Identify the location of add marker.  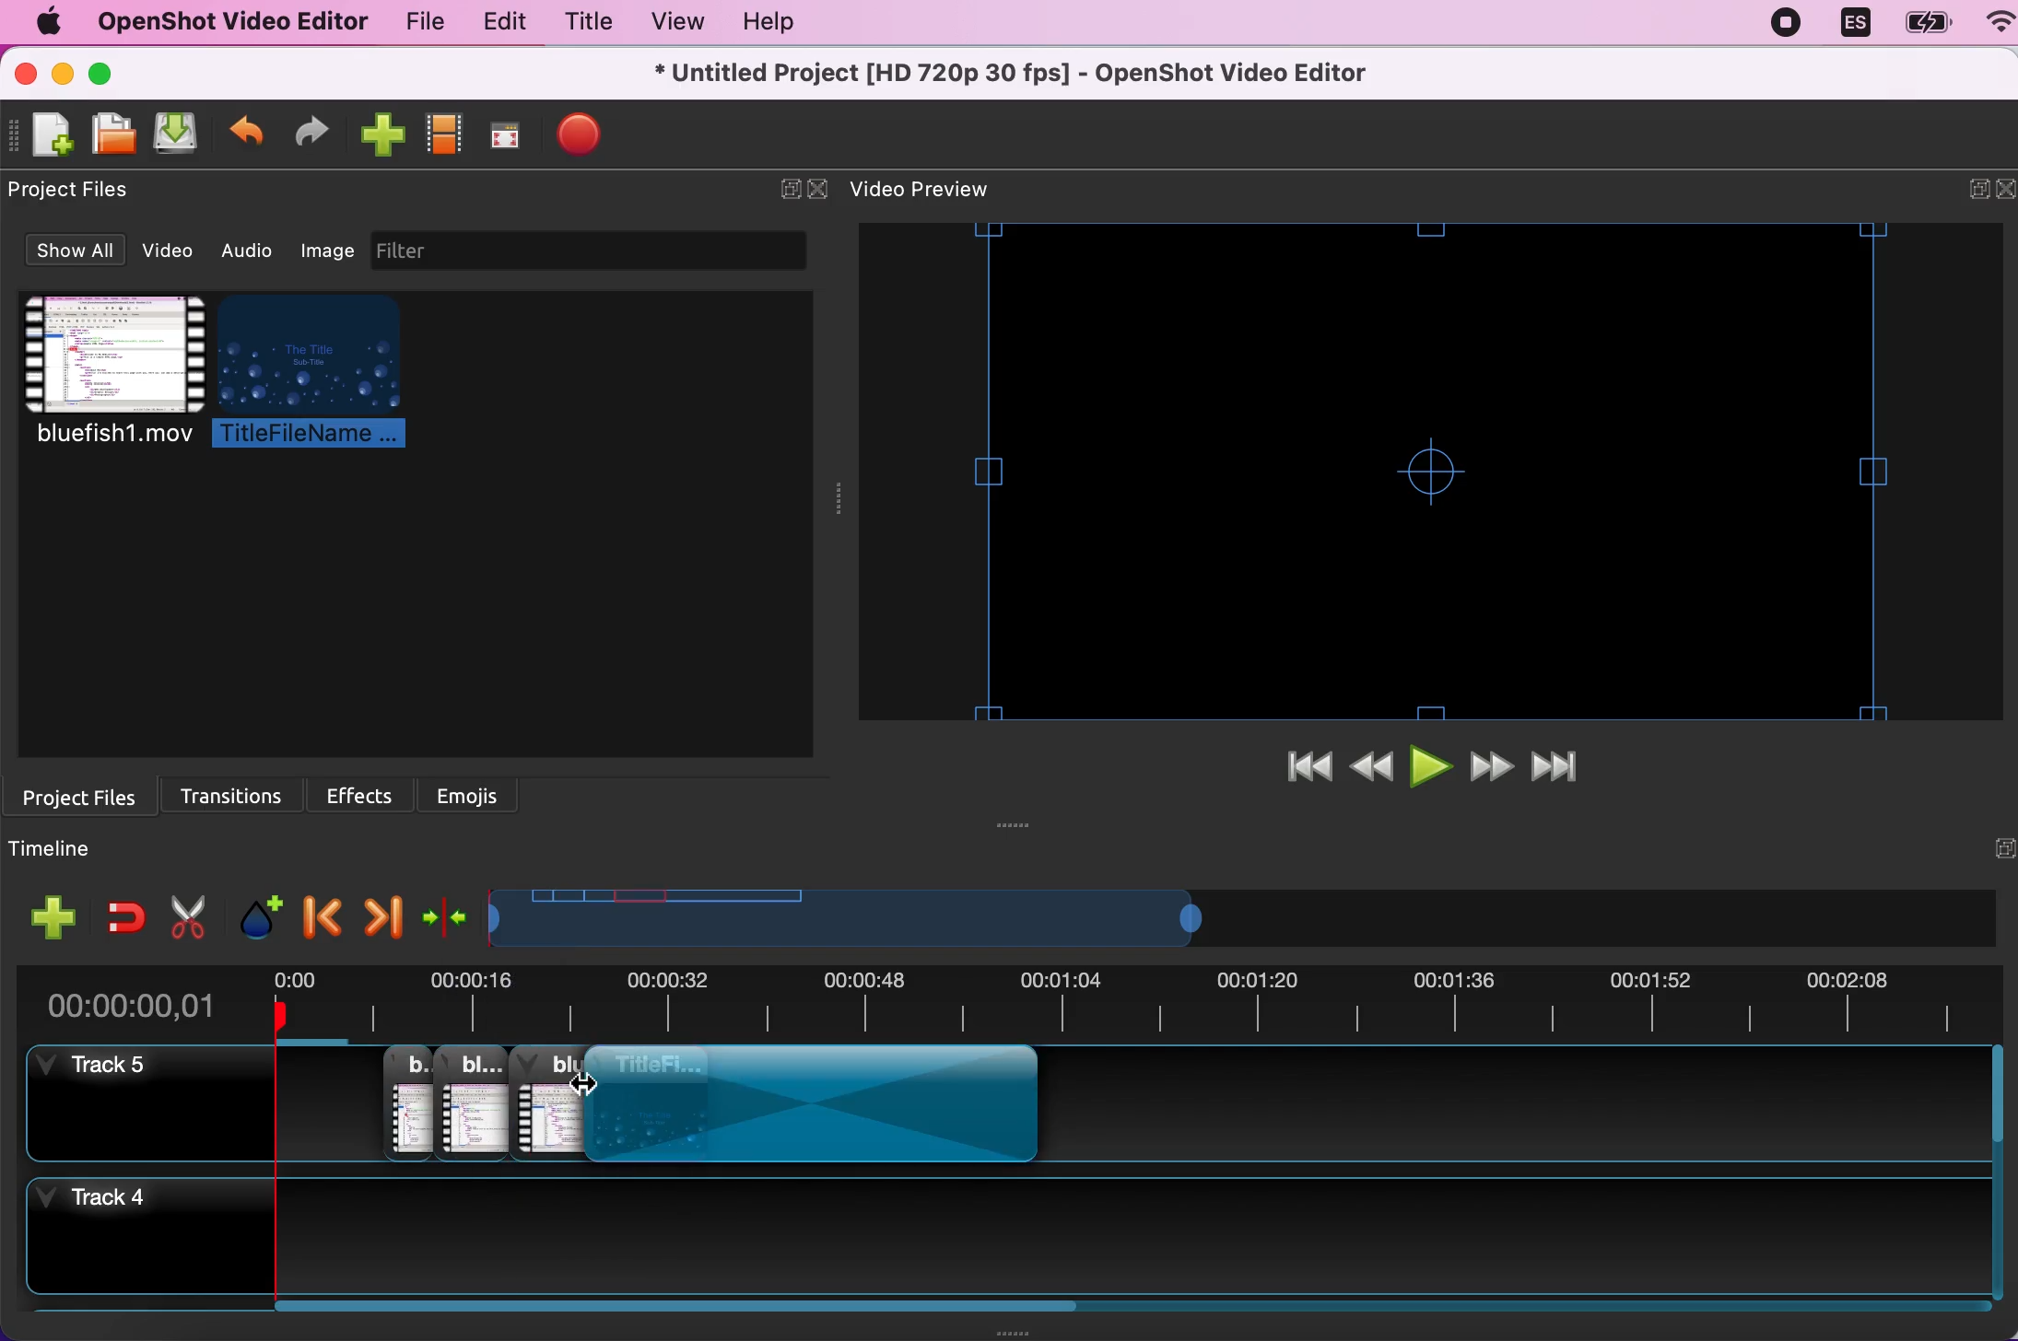
(259, 909).